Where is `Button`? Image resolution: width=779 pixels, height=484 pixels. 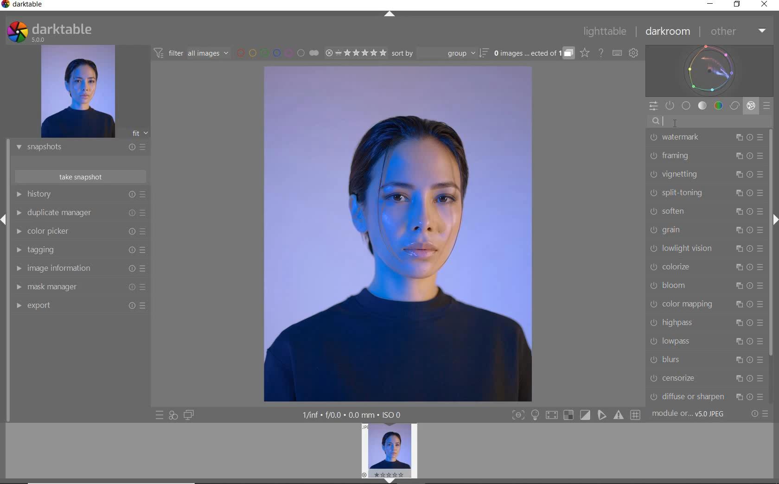
Button is located at coordinates (636, 415).